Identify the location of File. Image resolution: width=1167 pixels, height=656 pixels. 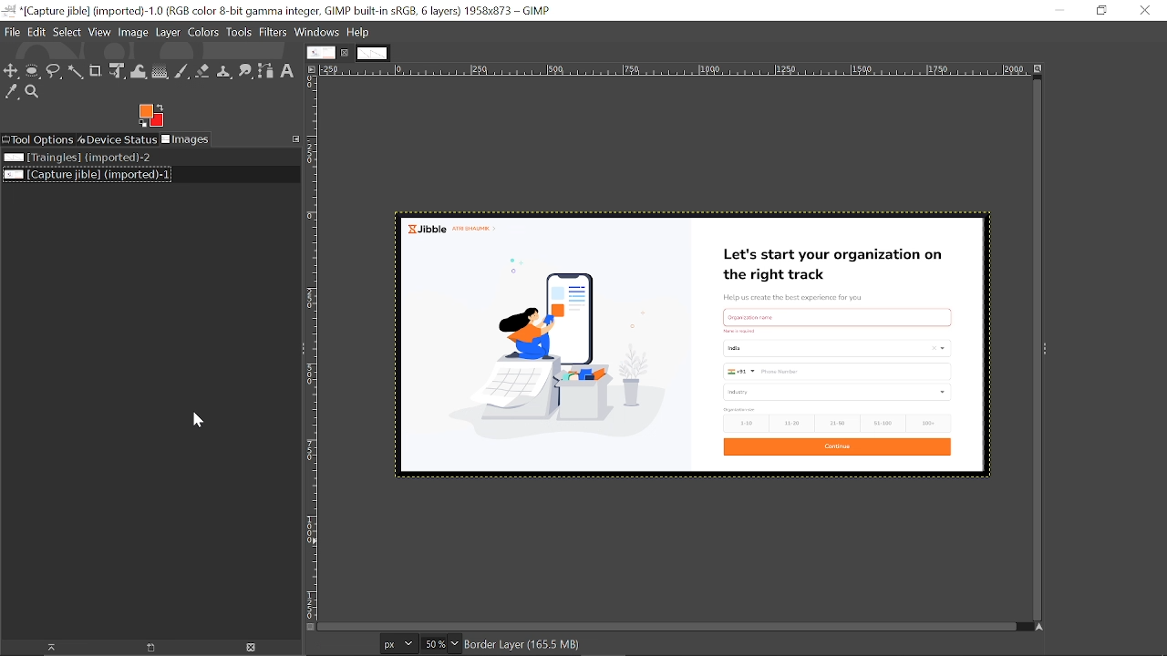
(13, 32).